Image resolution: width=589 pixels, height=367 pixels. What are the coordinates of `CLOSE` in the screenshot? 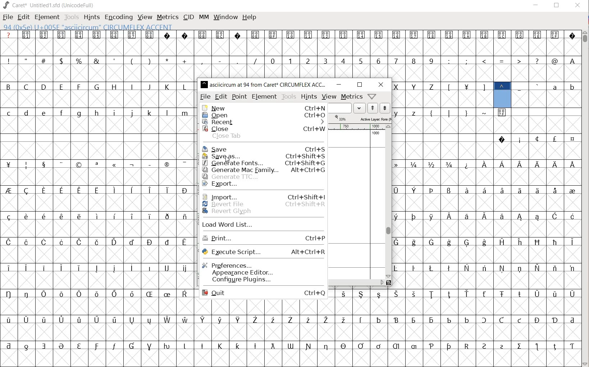 It's located at (577, 6).